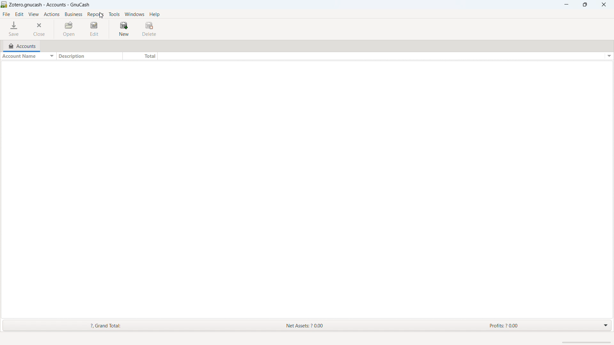 This screenshot has height=345, width=614. I want to click on delete, so click(149, 29).